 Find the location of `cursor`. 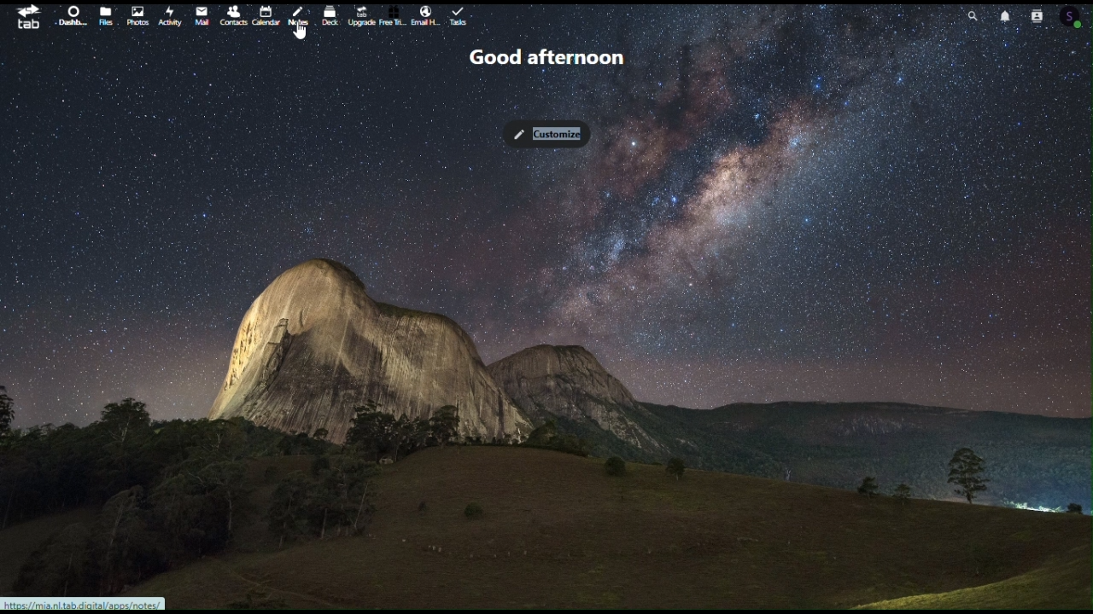

cursor is located at coordinates (301, 35).